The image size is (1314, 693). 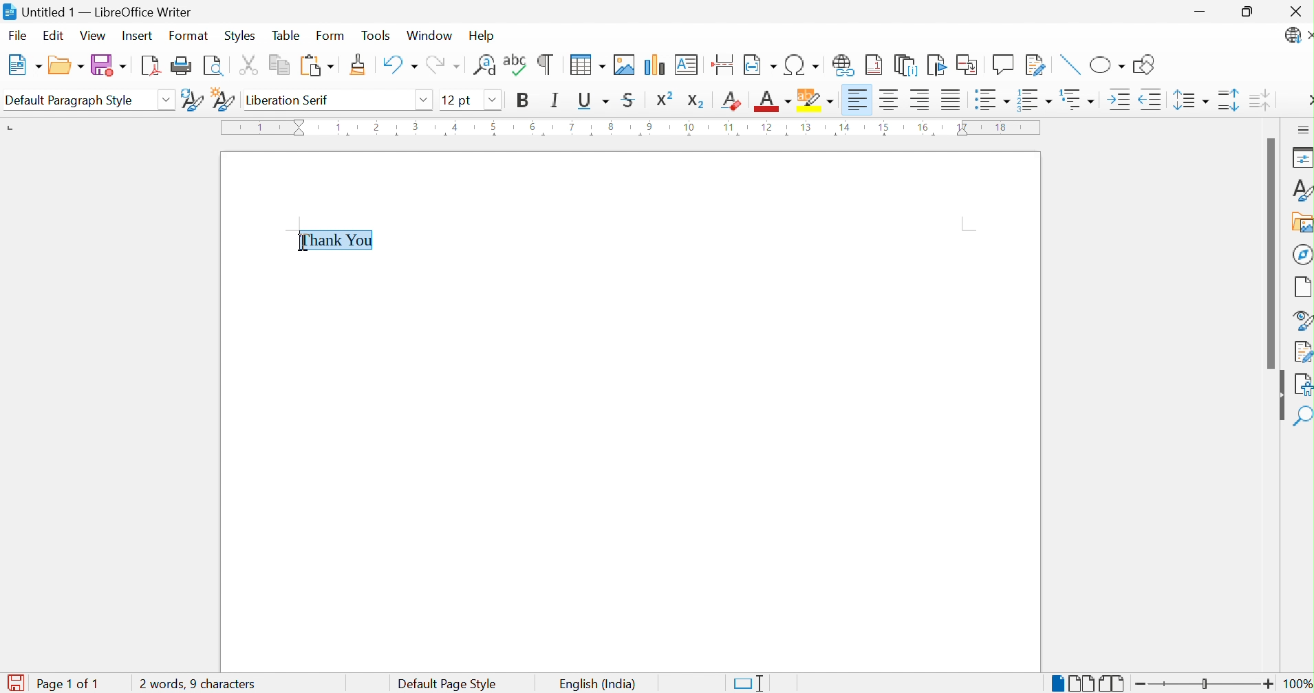 What do you see at coordinates (1004, 65) in the screenshot?
I see `Insert Comment` at bounding box center [1004, 65].